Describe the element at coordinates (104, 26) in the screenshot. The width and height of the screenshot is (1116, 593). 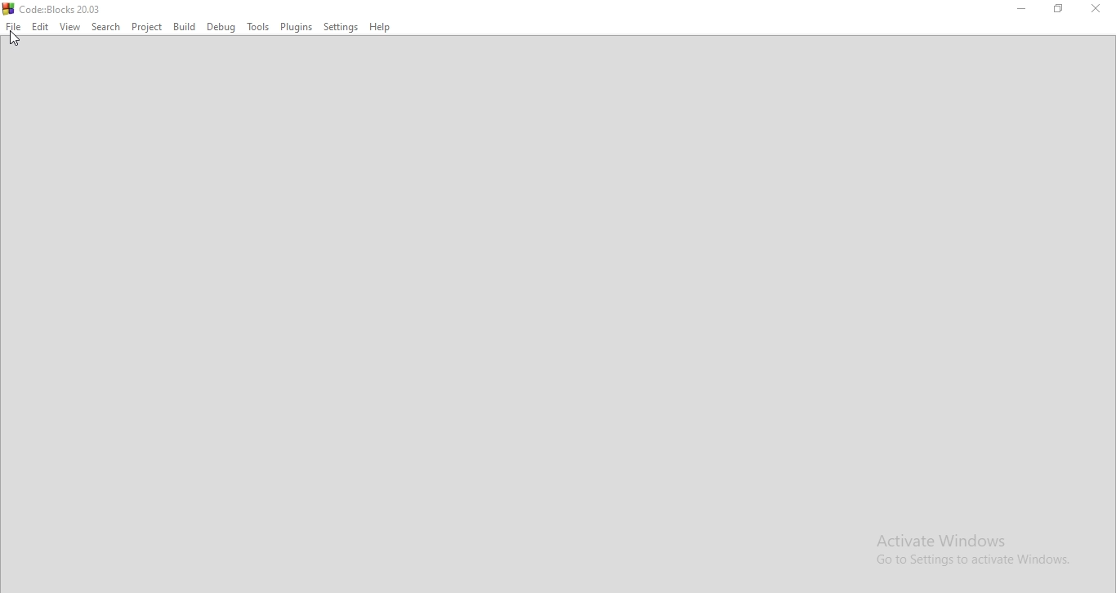
I see `Search ` at that location.